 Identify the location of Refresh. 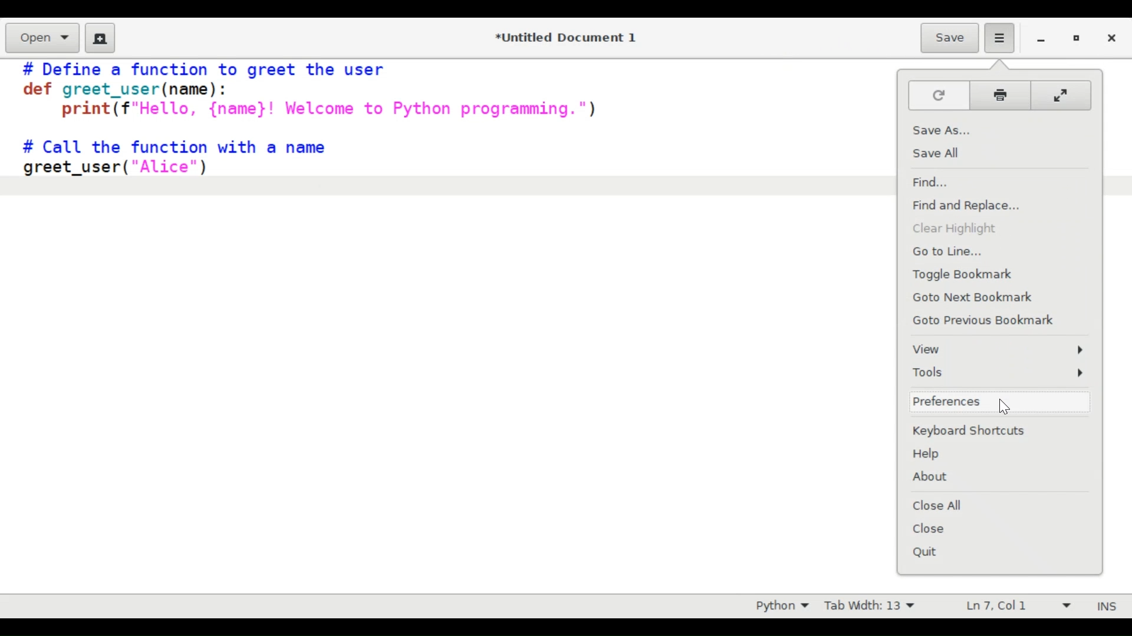
(938, 94).